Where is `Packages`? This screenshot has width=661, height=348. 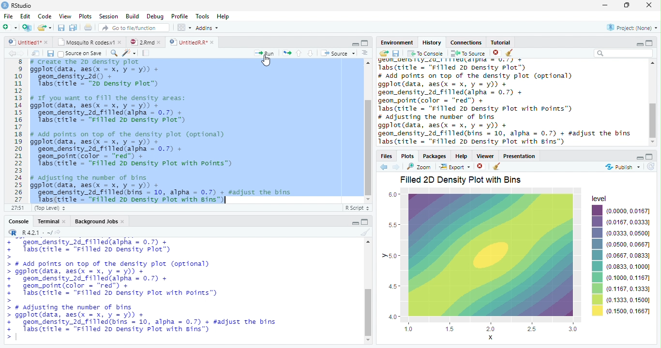 Packages is located at coordinates (434, 157).